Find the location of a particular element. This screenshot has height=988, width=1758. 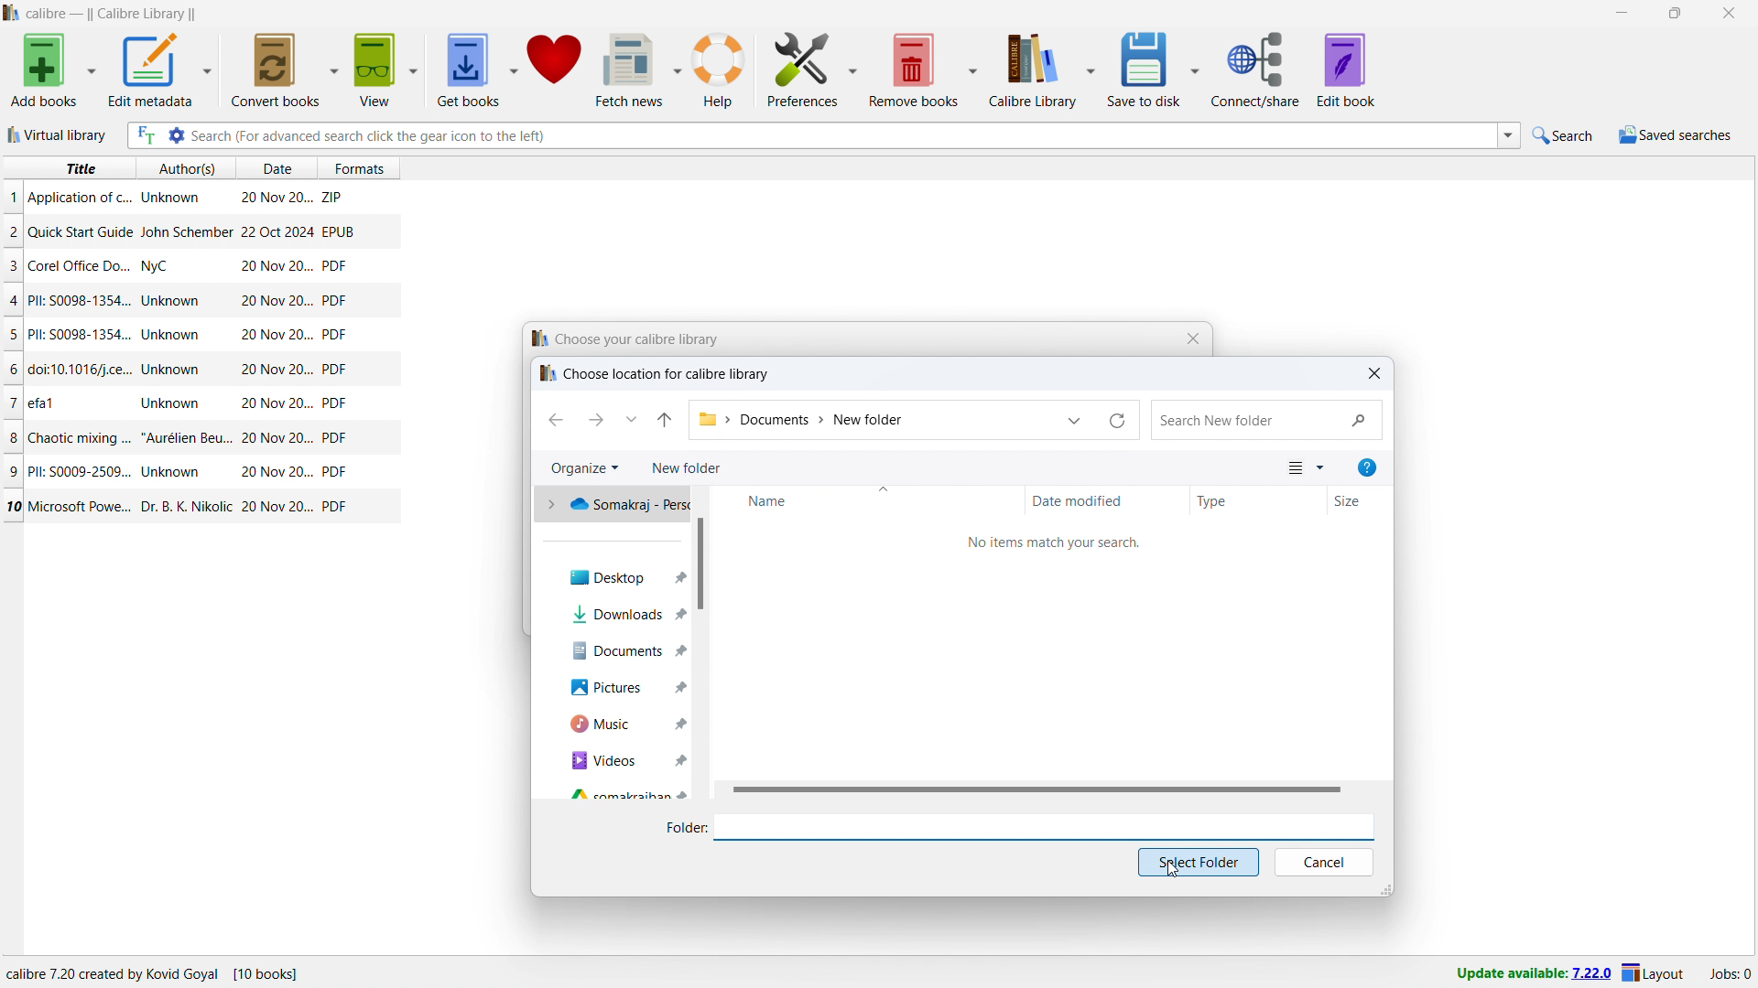

save to disk is located at coordinates (1147, 69).